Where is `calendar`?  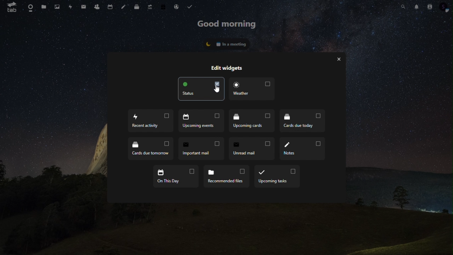
calendar is located at coordinates (109, 7).